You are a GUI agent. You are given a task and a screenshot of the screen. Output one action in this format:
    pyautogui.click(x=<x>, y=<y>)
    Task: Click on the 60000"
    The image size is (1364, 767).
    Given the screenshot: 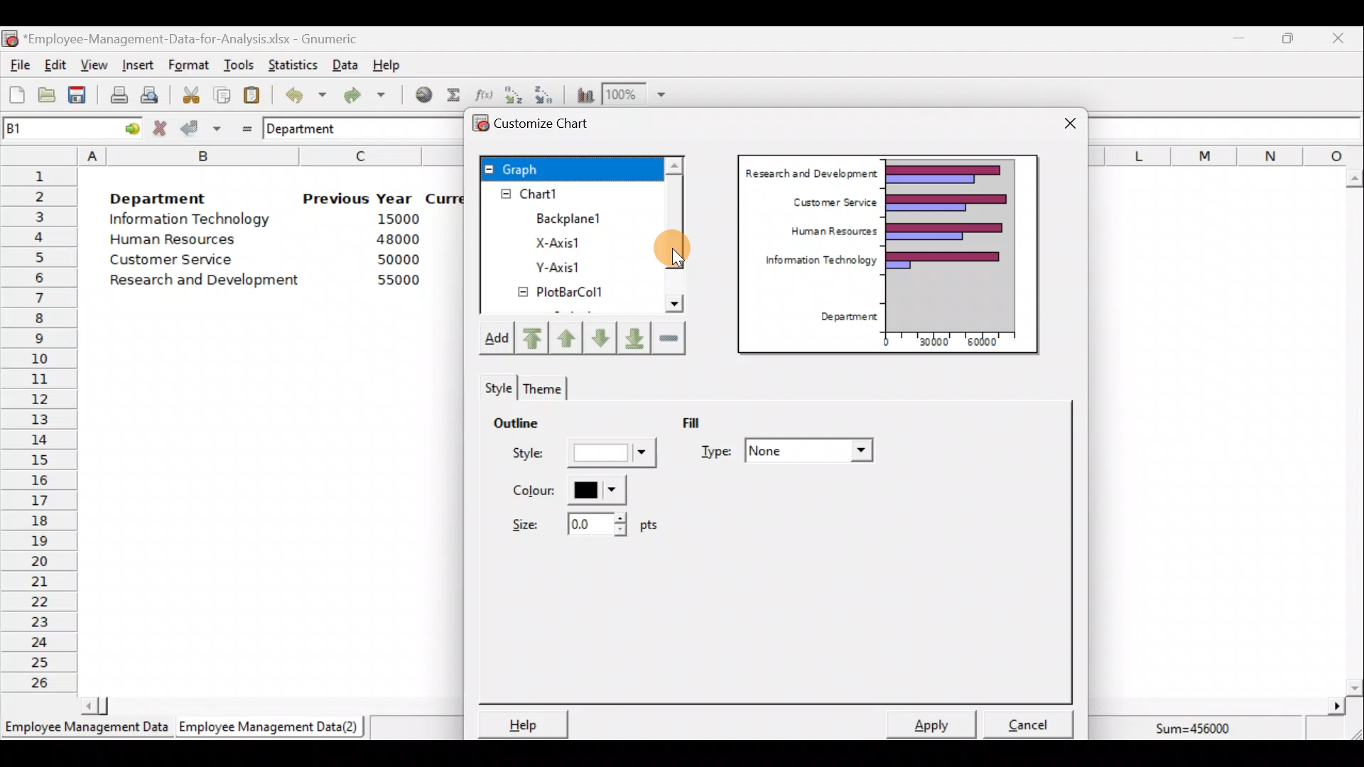 What is the action you would take?
    pyautogui.click(x=990, y=344)
    